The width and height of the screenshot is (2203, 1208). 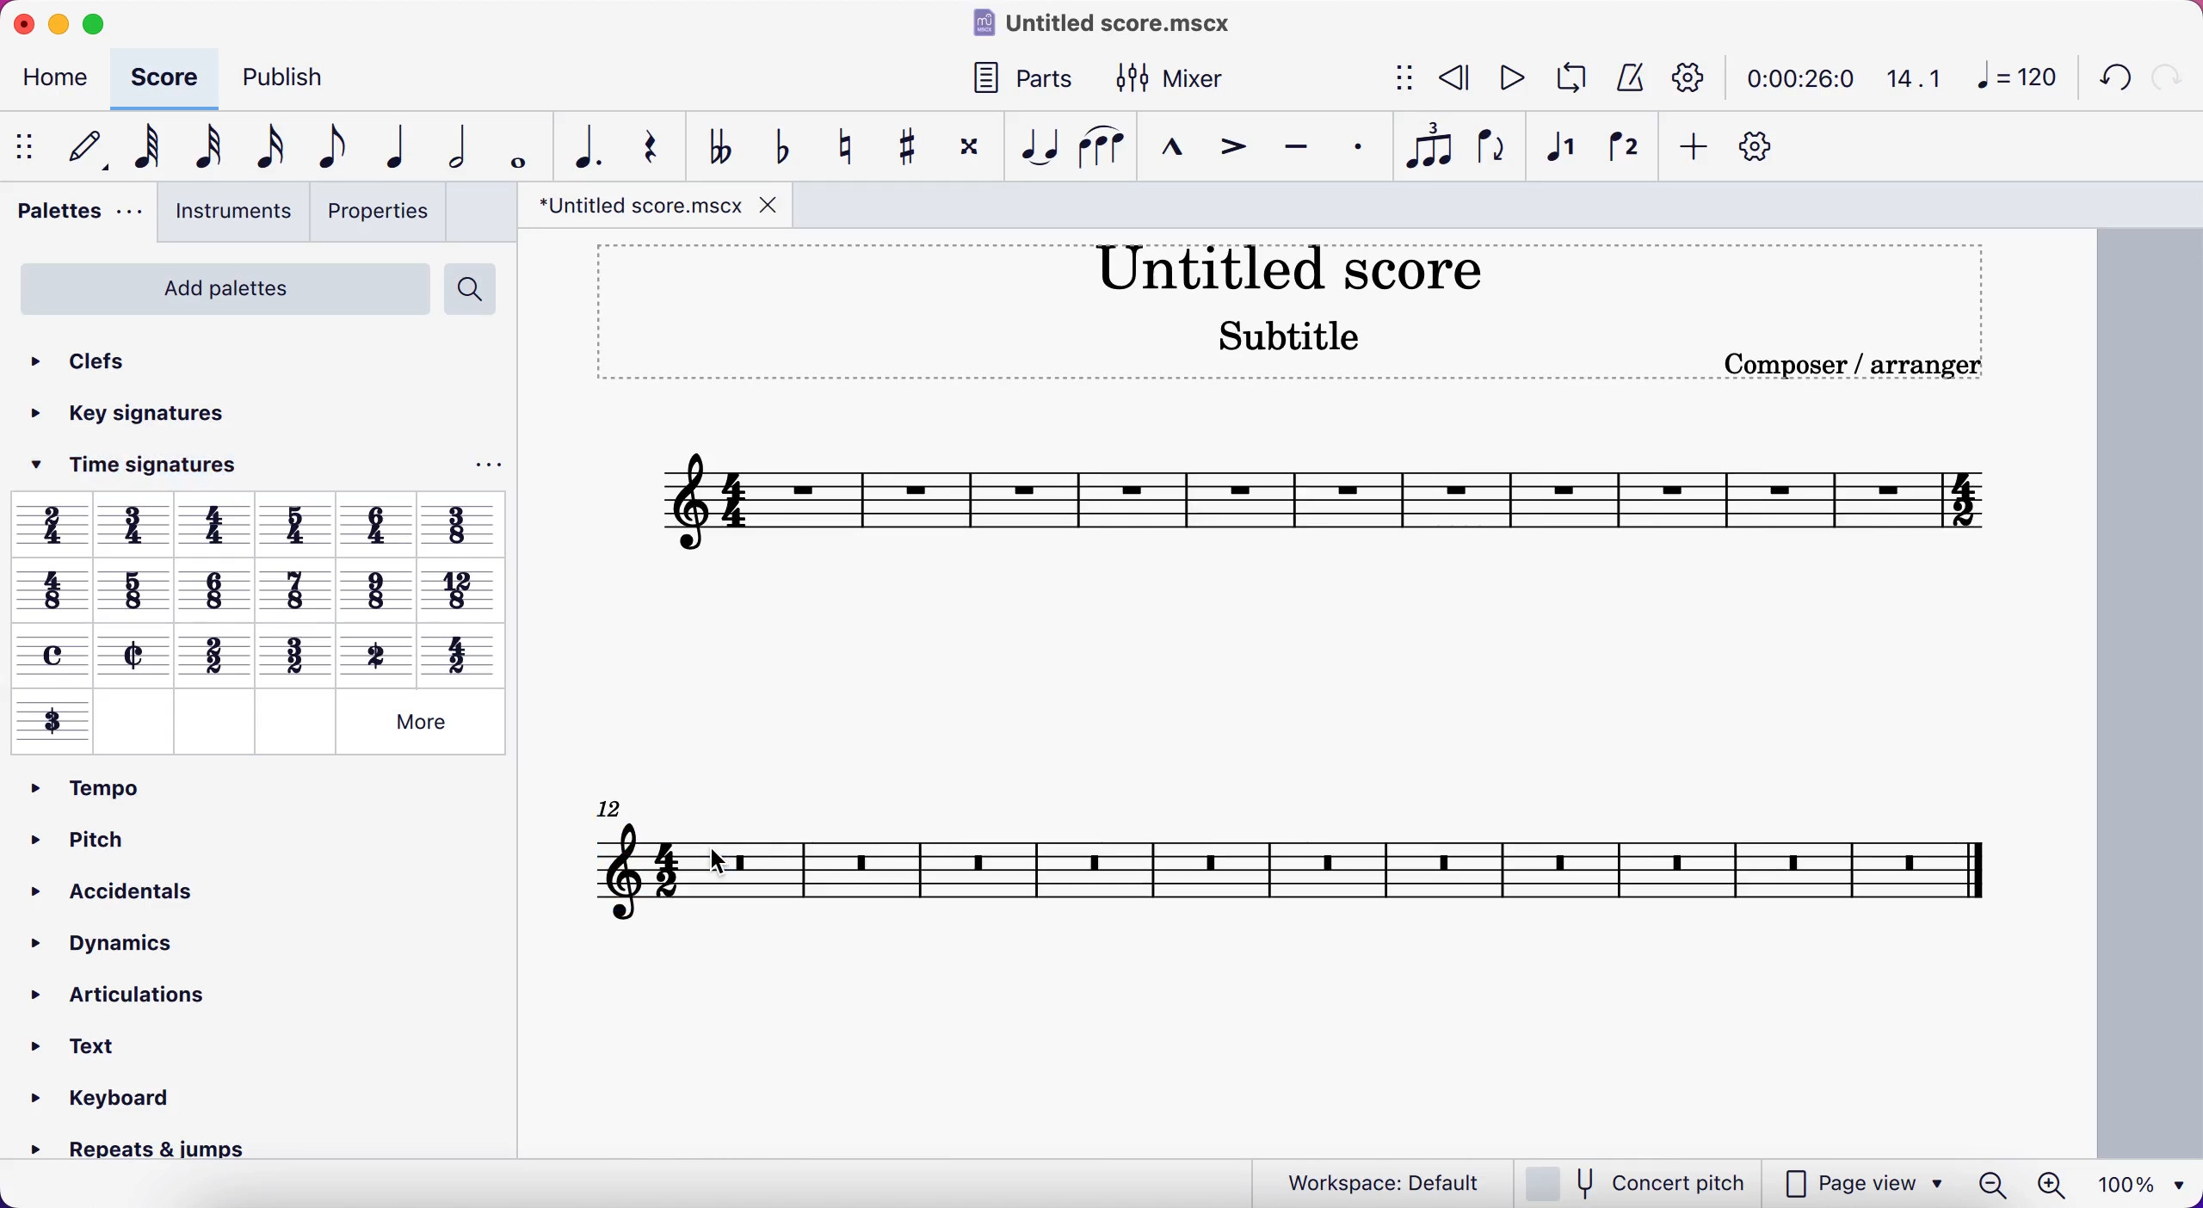 I want to click on loop playback, so click(x=1564, y=78).